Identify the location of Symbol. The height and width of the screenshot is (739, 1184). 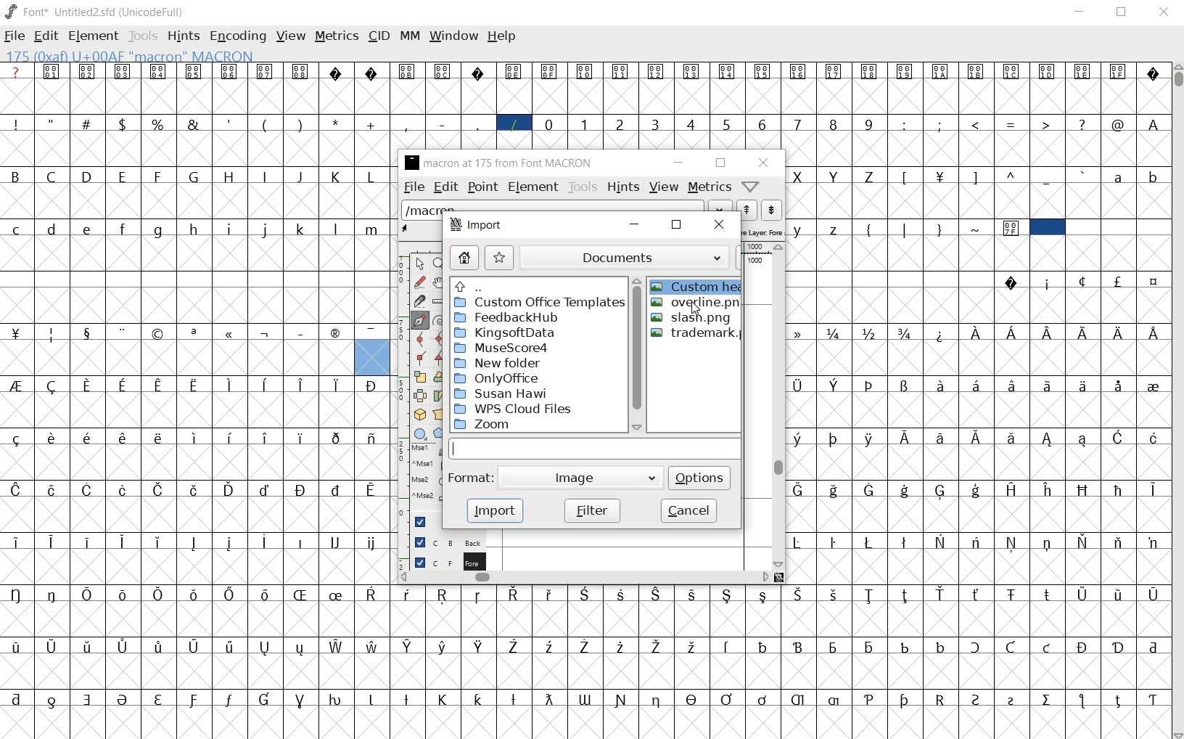
(1154, 385).